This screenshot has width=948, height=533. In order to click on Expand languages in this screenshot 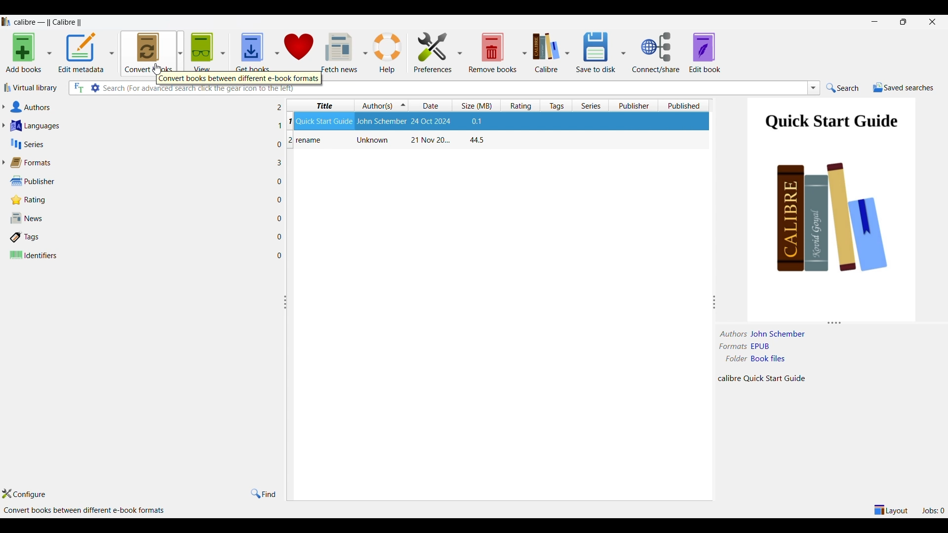, I will do `click(3, 125)`.